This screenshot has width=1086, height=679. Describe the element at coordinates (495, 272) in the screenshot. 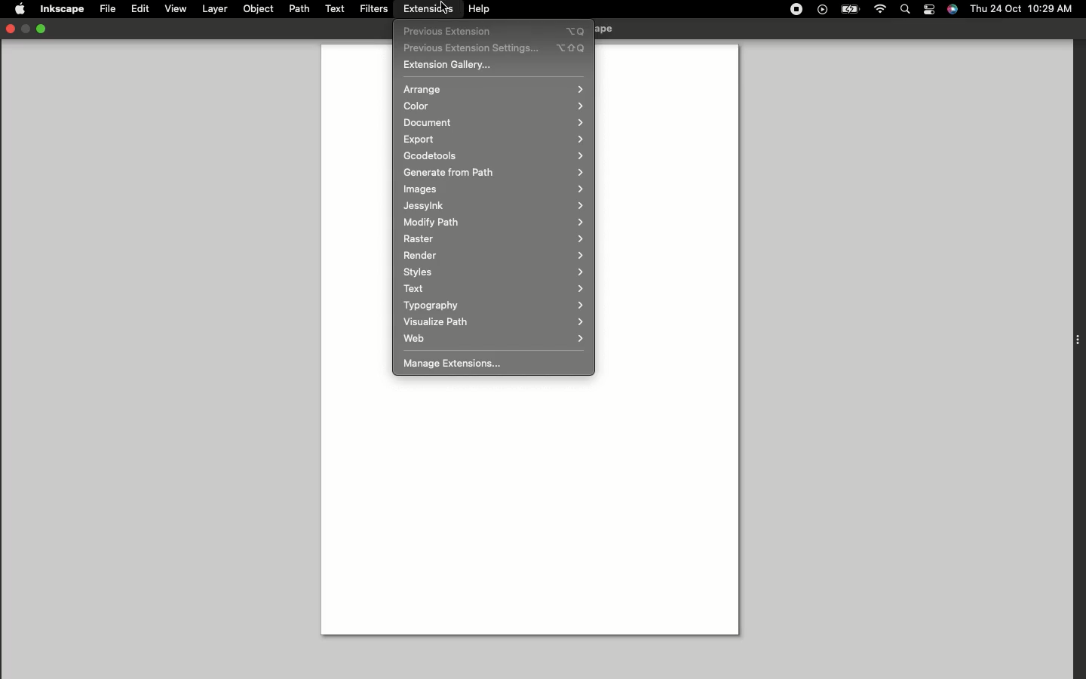

I see `Styles` at that location.